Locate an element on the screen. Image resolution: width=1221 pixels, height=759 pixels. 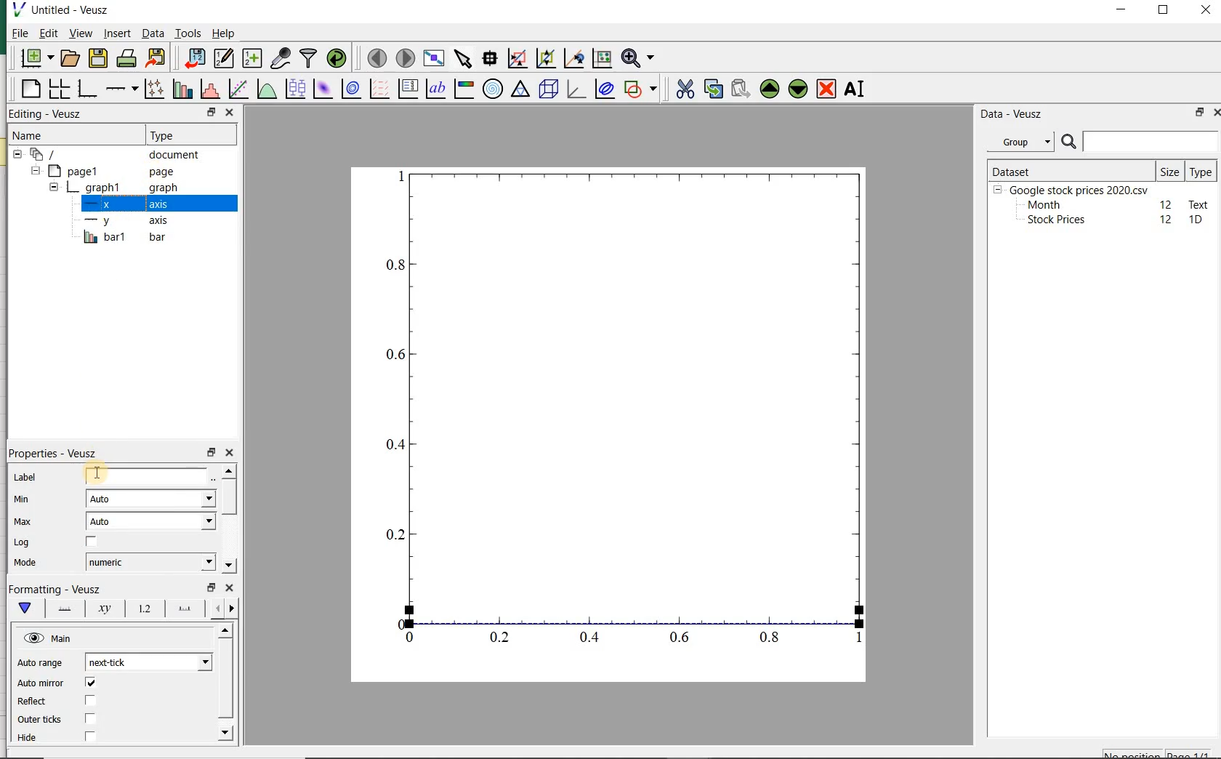
create new datasets is located at coordinates (252, 59).